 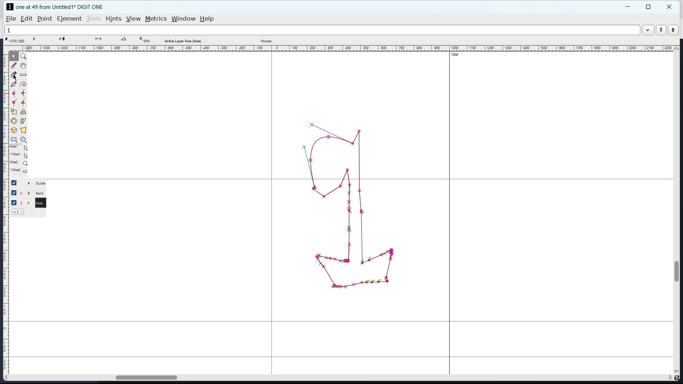 I want to click on draw a freehand curve, so click(x=14, y=66).